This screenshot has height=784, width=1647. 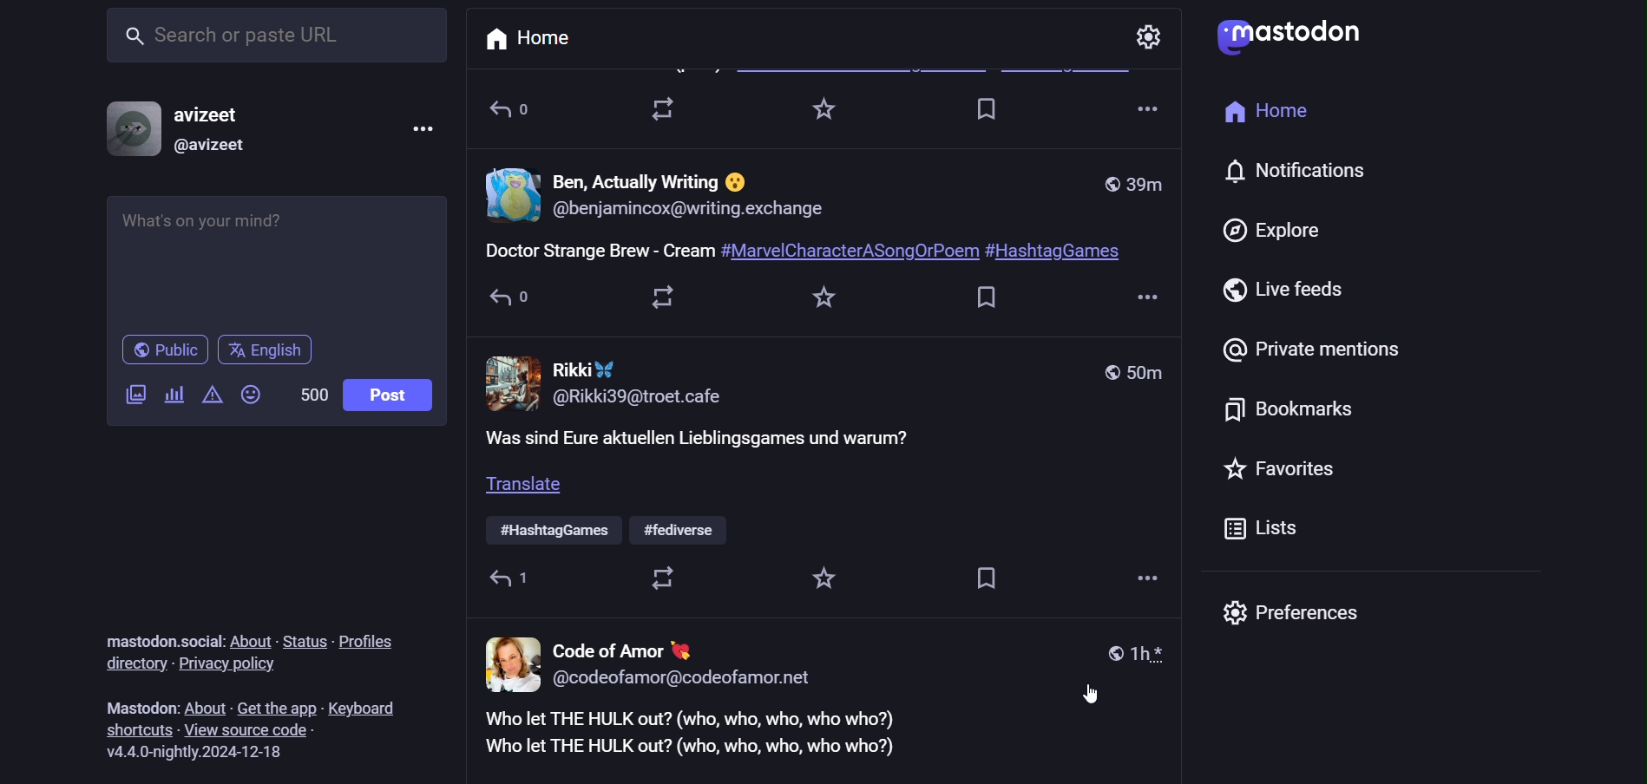 I want to click on preferences, so click(x=1298, y=617).